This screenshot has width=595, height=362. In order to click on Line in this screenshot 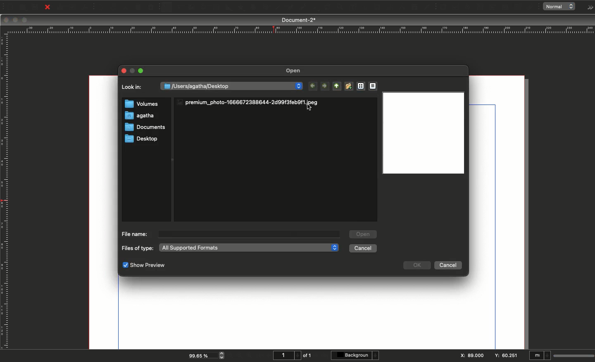, I will do `click(277, 8)`.